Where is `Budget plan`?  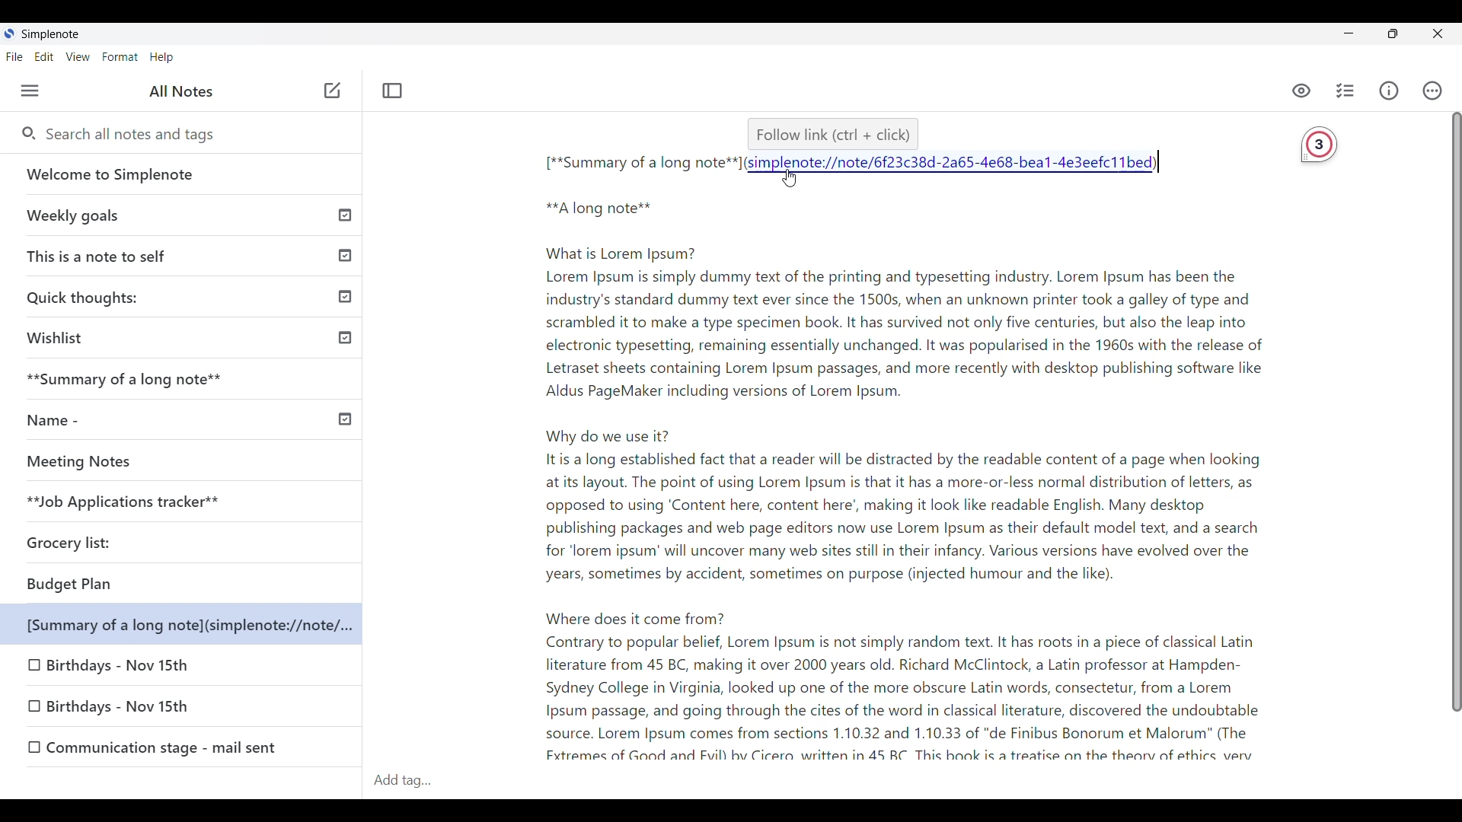 Budget plan is located at coordinates (127, 585).